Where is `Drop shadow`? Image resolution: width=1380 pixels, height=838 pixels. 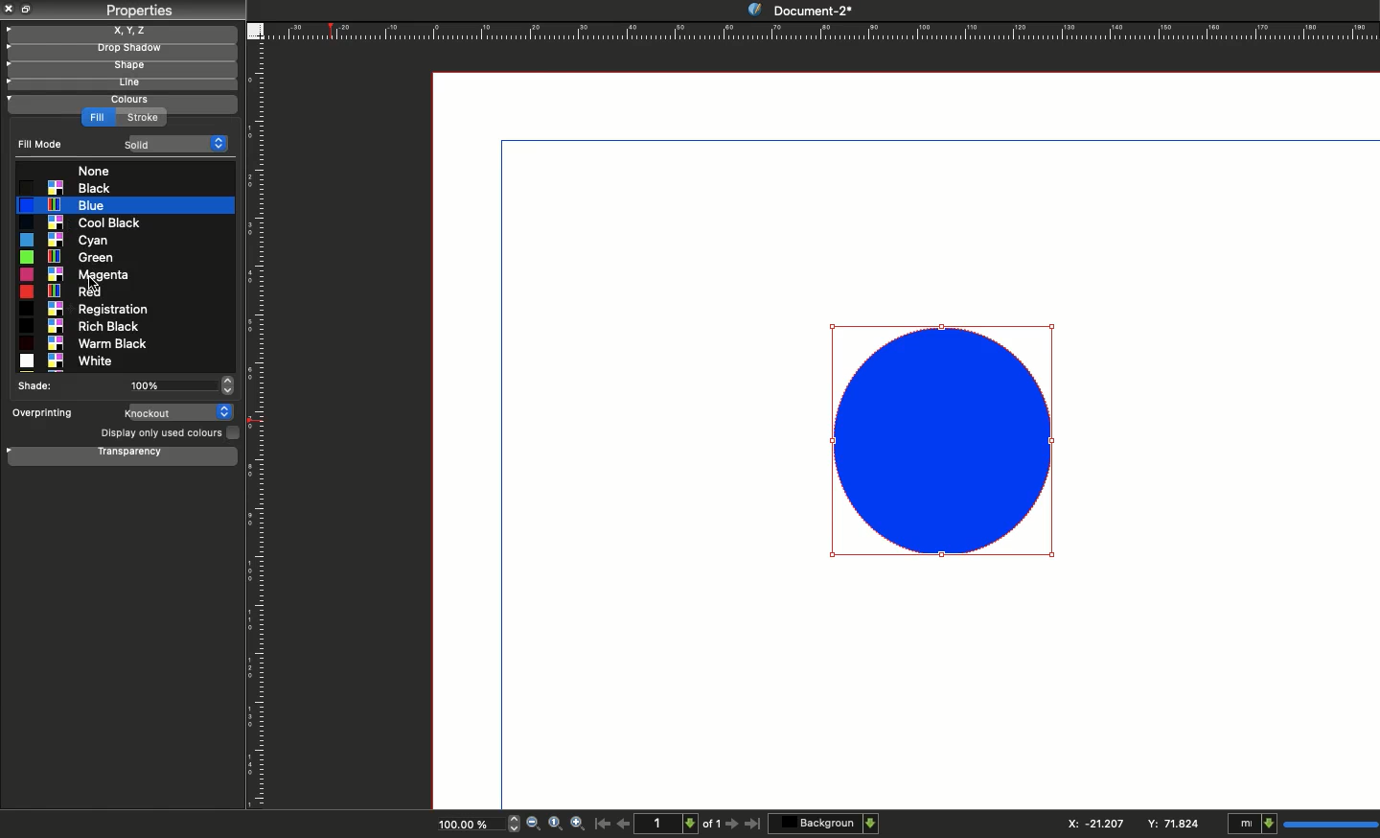 Drop shadow is located at coordinates (119, 50).